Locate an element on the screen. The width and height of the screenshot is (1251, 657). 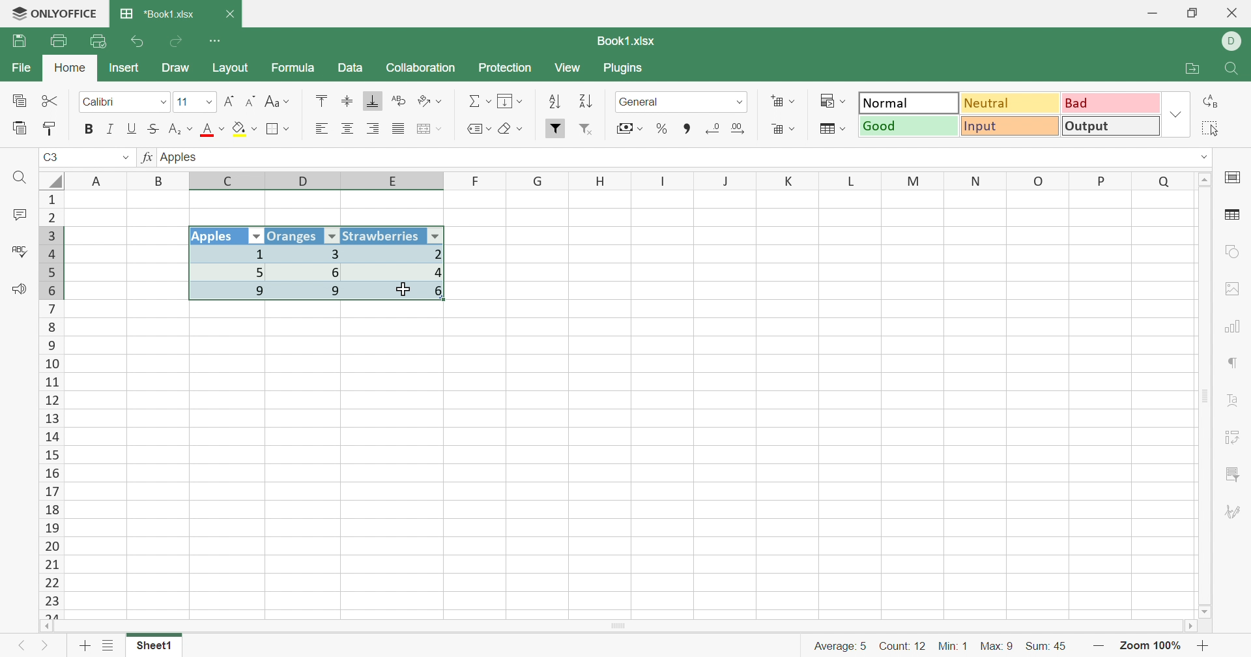
6 is located at coordinates (401, 295).